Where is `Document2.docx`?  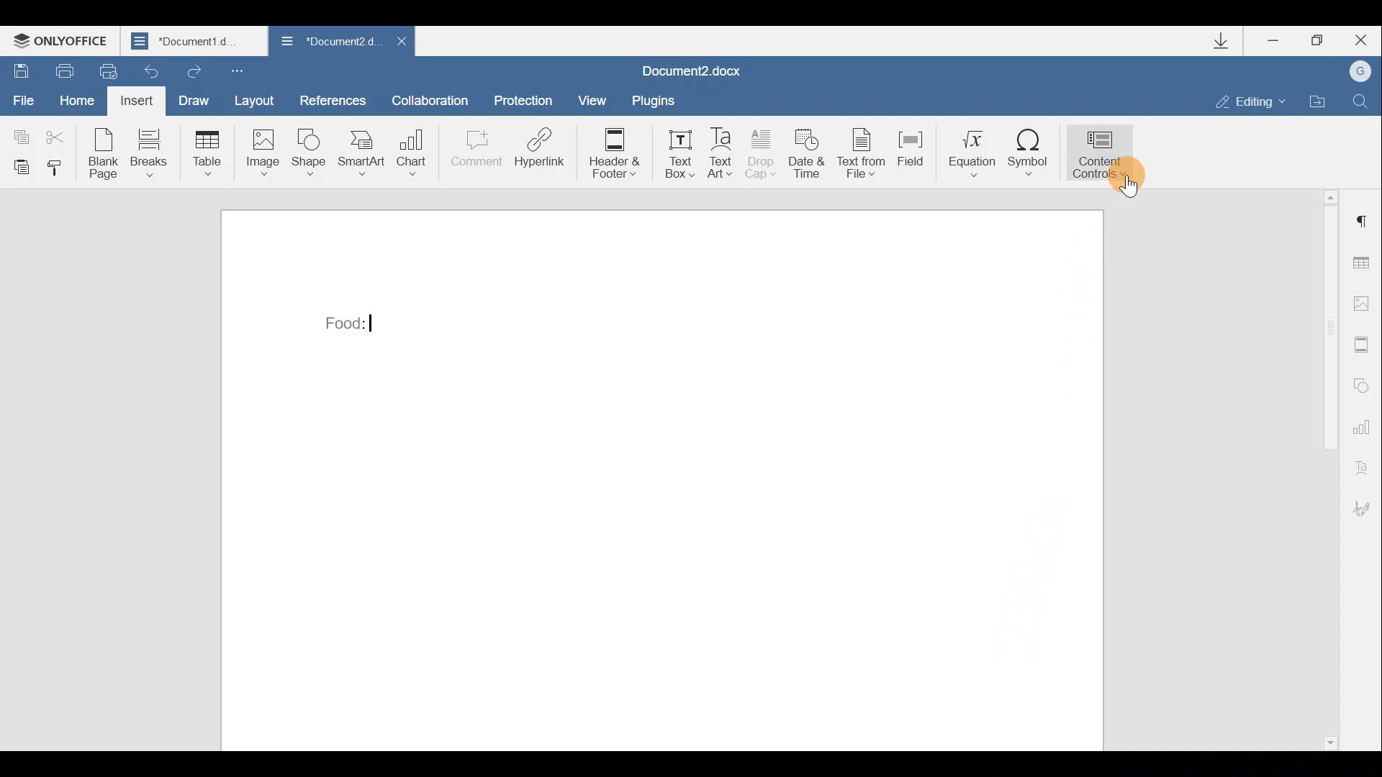 Document2.docx is located at coordinates (692, 69).